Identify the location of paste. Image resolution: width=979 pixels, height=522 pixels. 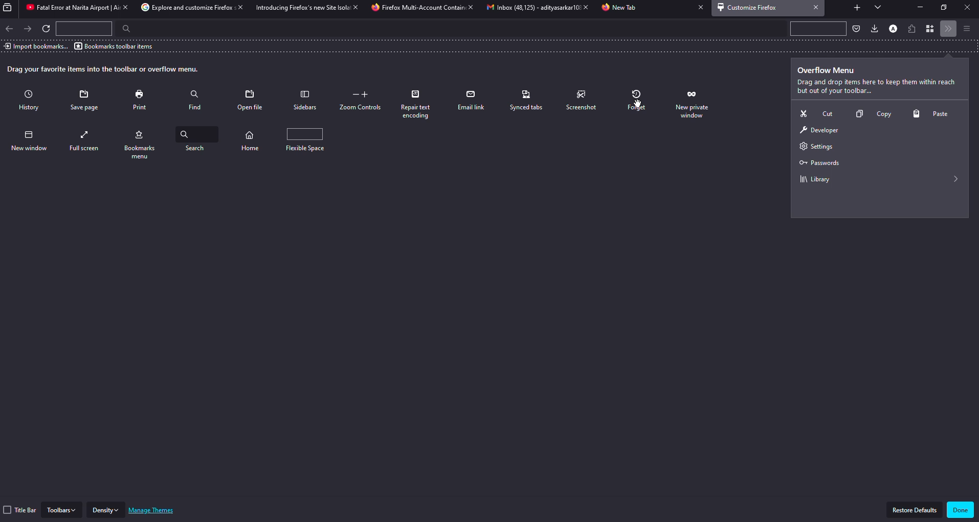
(933, 114).